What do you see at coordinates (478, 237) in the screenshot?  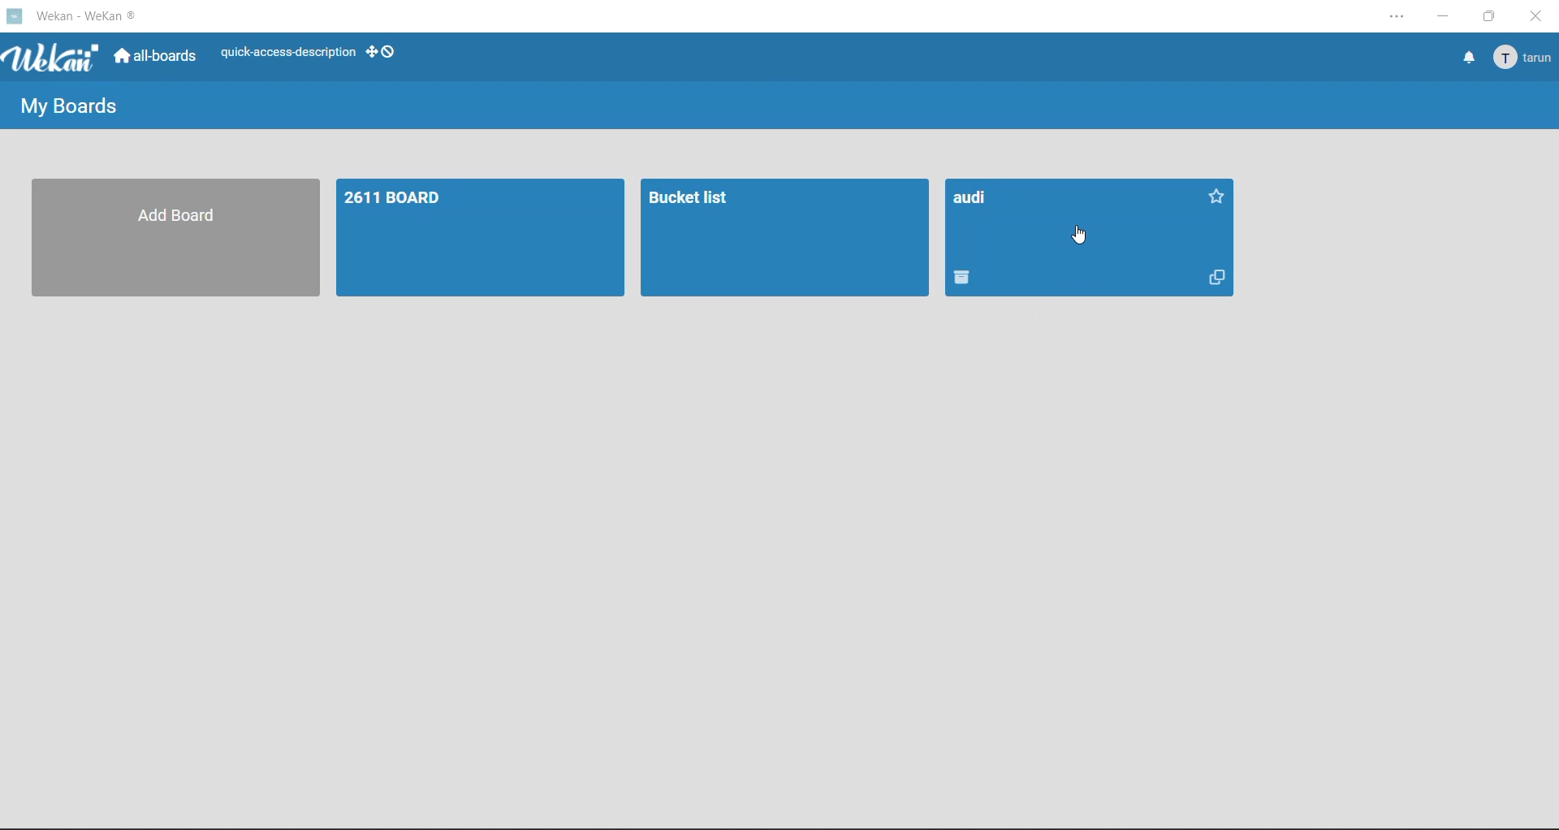 I see `board 1` at bounding box center [478, 237].